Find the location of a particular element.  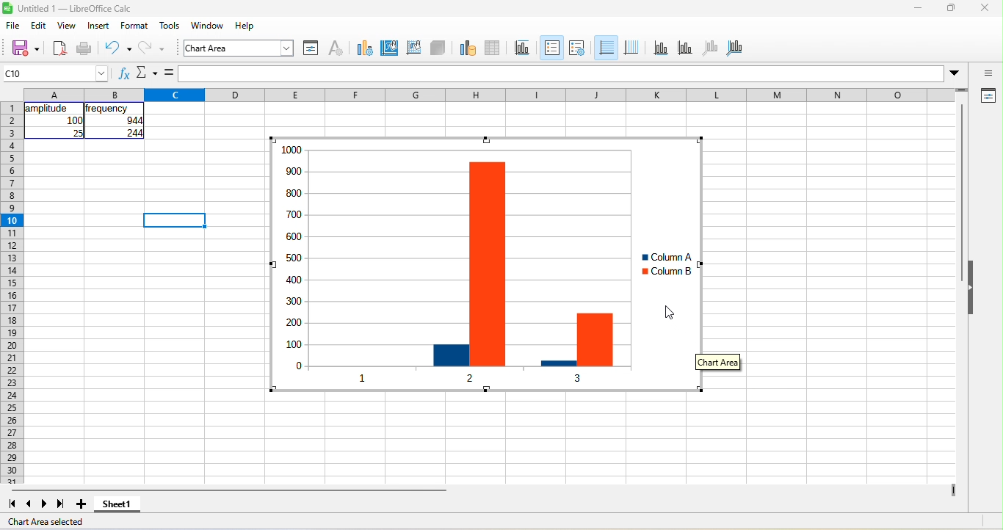

sidebar settings is located at coordinates (987, 73).